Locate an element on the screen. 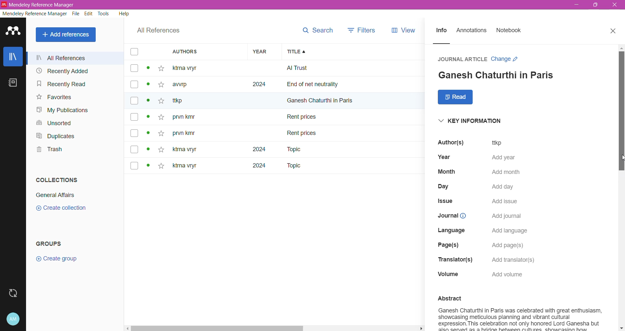 This screenshot has width=625, height=331. Recently Read is located at coordinates (62, 84).